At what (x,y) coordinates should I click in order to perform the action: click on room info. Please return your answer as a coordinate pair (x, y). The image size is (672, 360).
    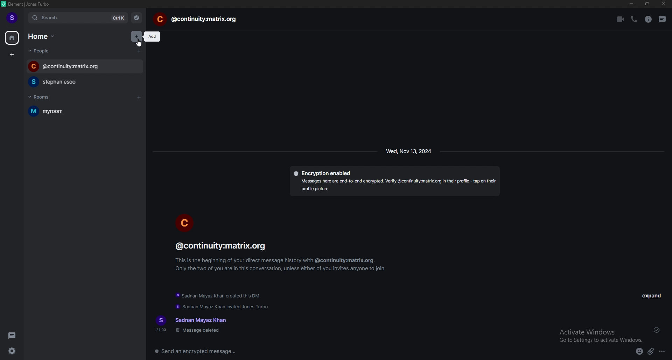
    Looking at the image, I should click on (648, 20).